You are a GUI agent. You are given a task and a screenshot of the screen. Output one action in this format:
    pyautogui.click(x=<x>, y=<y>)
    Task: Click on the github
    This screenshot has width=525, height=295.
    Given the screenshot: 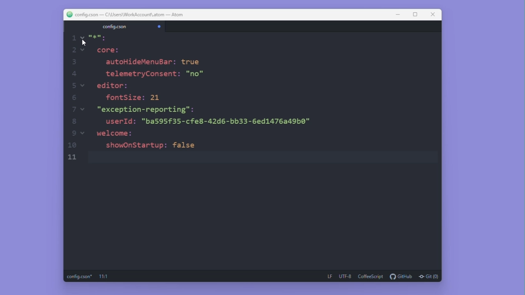 What is the action you would take?
    pyautogui.click(x=401, y=275)
    